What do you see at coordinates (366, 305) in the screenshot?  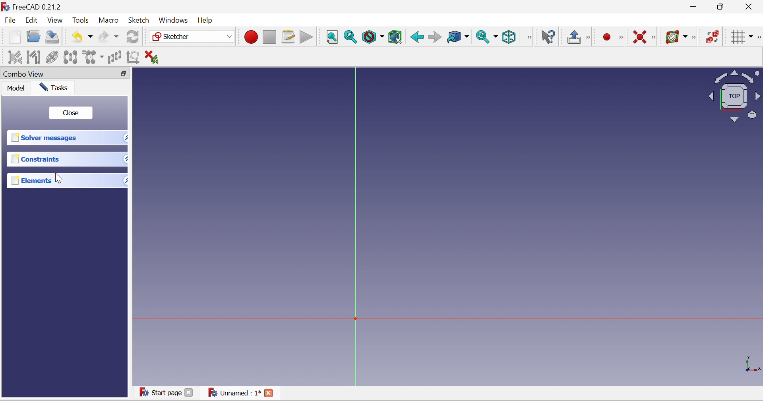 I see `Canvas element` at bounding box center [366, 305].